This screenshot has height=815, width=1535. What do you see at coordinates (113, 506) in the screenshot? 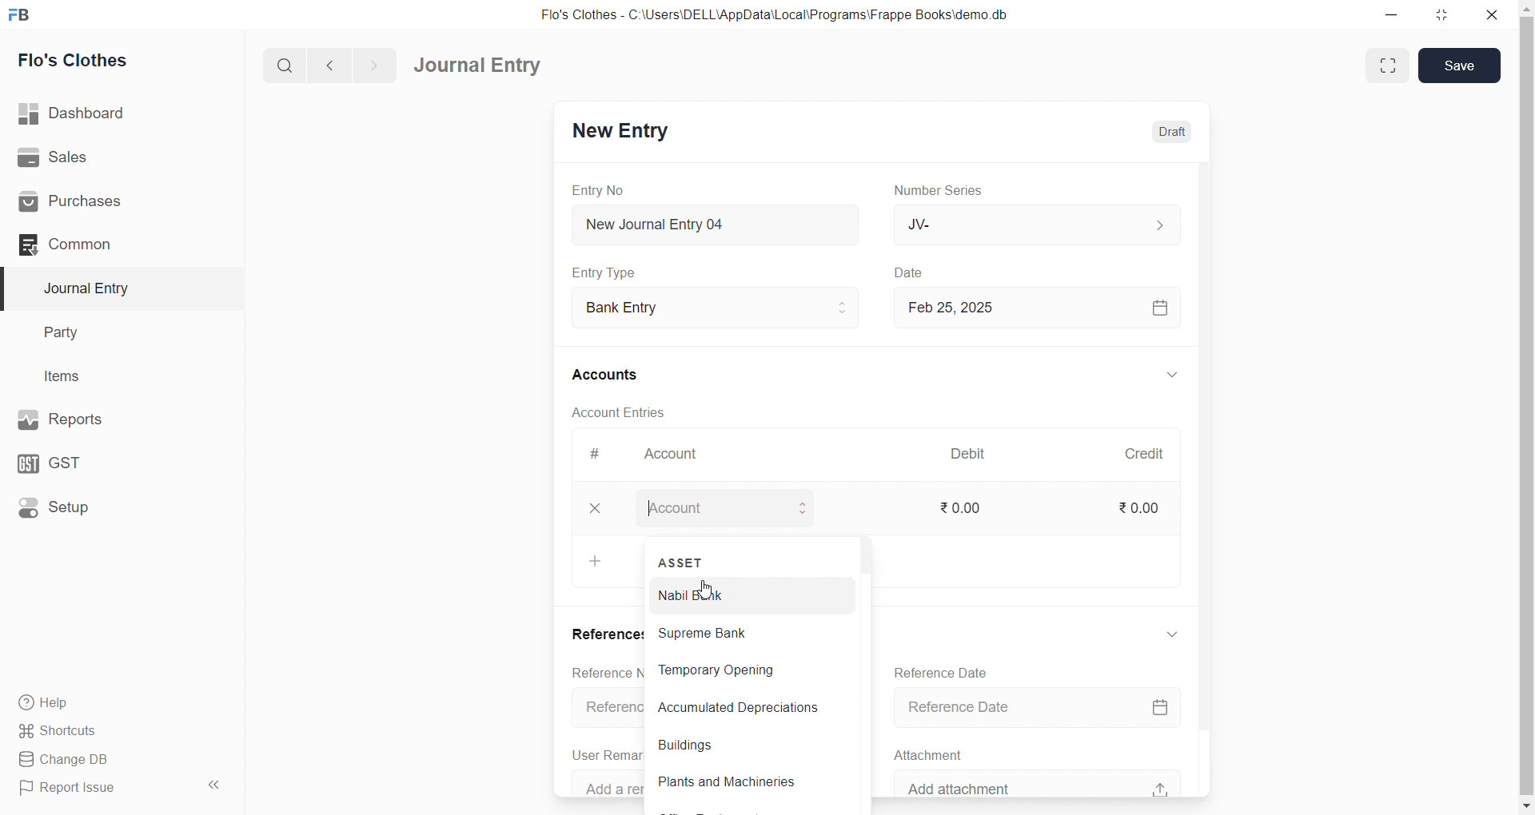
I see `Setup` at bounding box center [113, 506].